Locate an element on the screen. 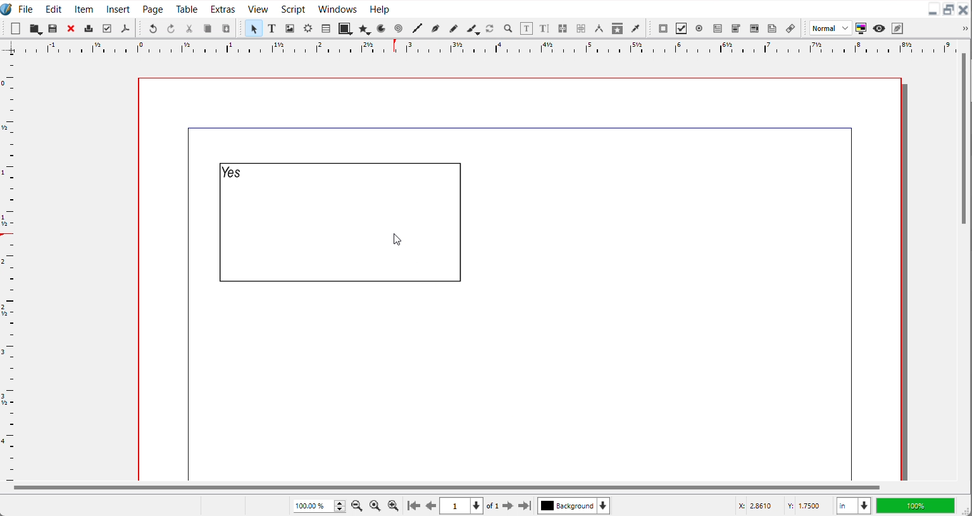  Eye Dropper is located at coordinates (637, 28).